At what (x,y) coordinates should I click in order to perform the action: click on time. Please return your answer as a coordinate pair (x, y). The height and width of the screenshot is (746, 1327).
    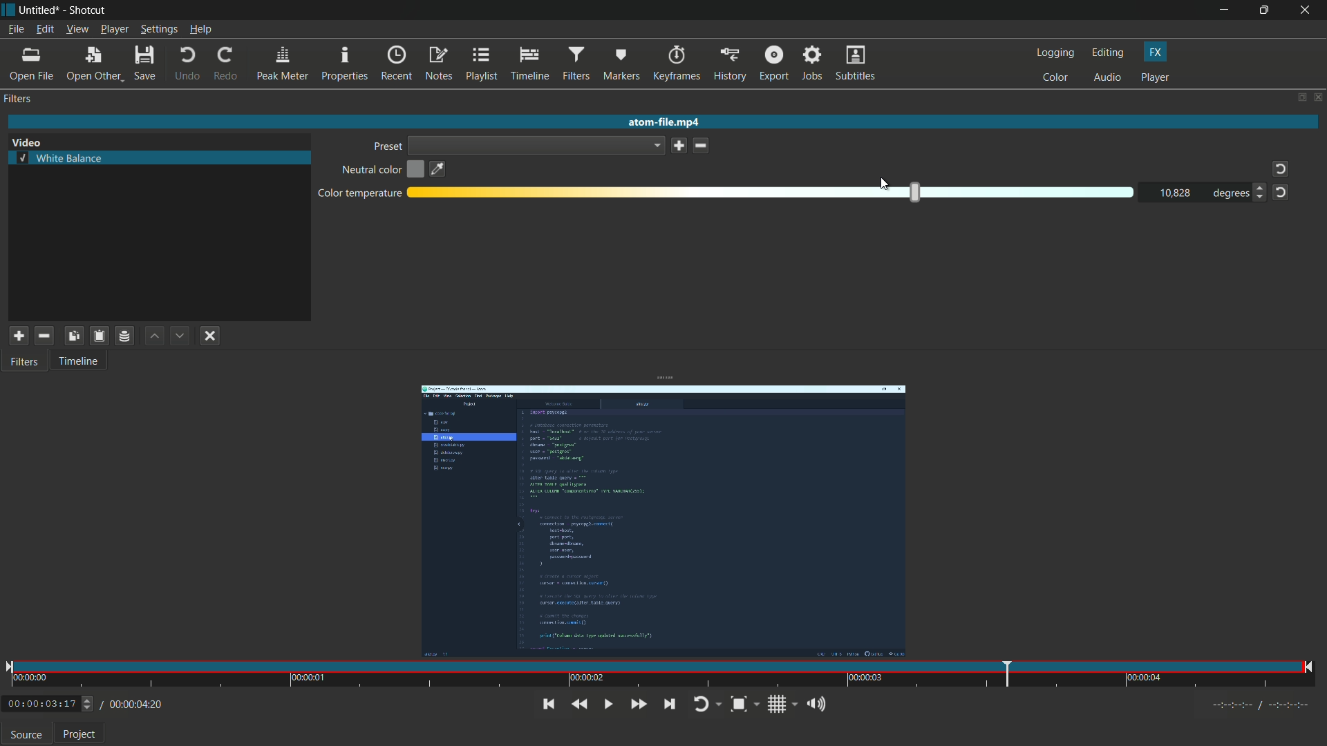
    Looking at the image, I should click on (660, 676).